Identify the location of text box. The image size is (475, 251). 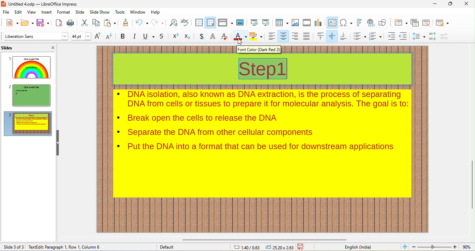
(332, 23).